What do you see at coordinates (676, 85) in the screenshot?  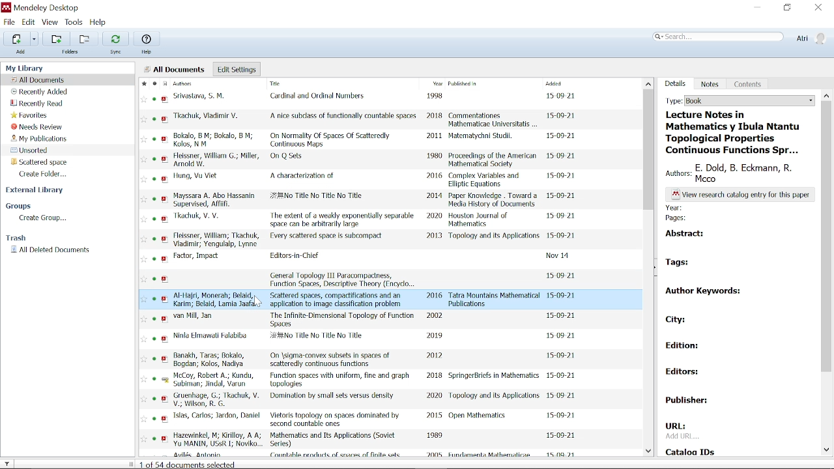 I see `` at bounding box center [676, 85].